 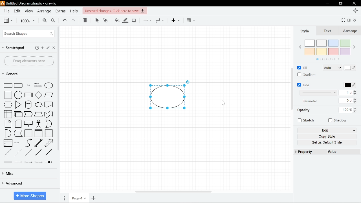 I want to click on Close, so click(x=53, y=47).